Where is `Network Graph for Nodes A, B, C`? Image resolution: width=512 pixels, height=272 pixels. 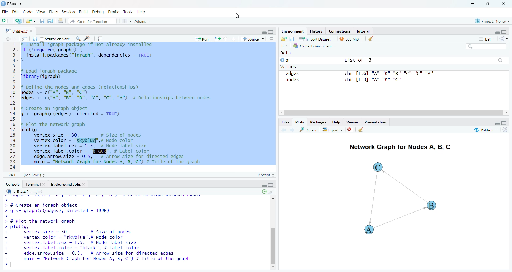 Network Graph for Nodes A, B, C is located at coordinates (401, 147).